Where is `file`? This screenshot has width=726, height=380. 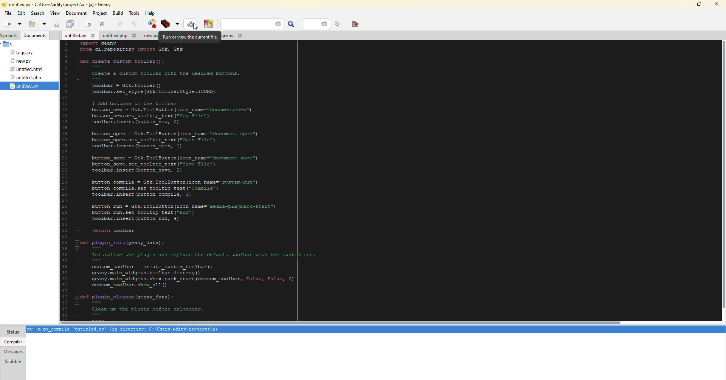 file is located at coordinates (231, 36).